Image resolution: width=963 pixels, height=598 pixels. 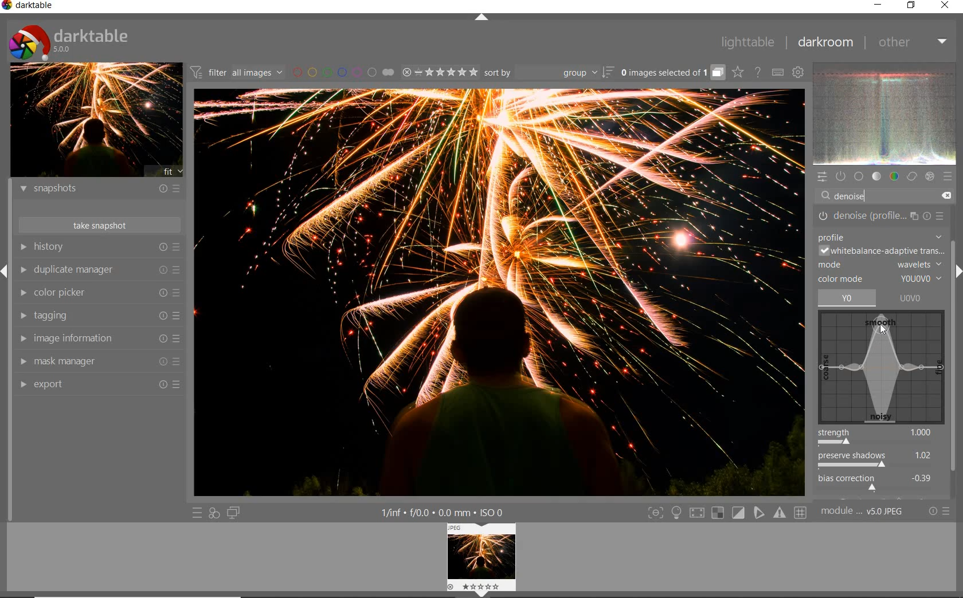 What do you see at coordinates (880, 438) in the screenshot?
I see `strength` at bounding box center [880, 438].